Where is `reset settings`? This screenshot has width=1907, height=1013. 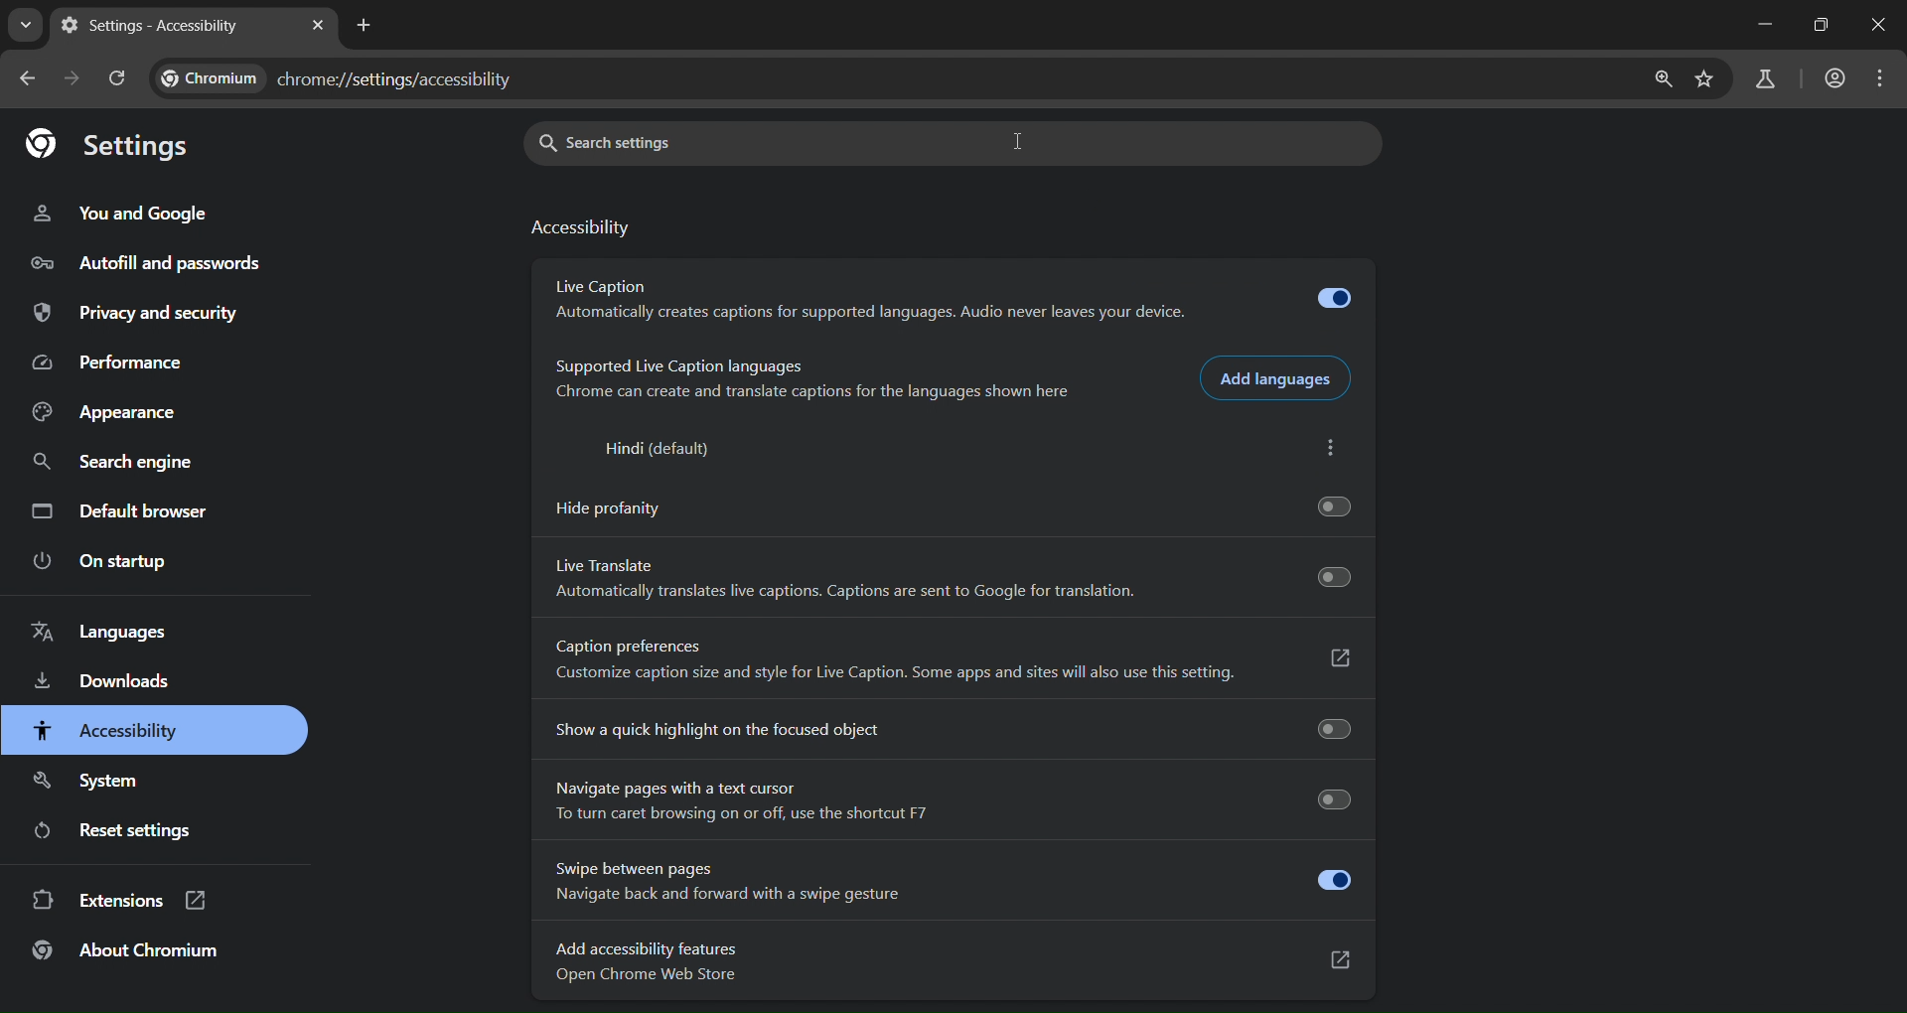 reset settings is located at coordinates (144, 831).